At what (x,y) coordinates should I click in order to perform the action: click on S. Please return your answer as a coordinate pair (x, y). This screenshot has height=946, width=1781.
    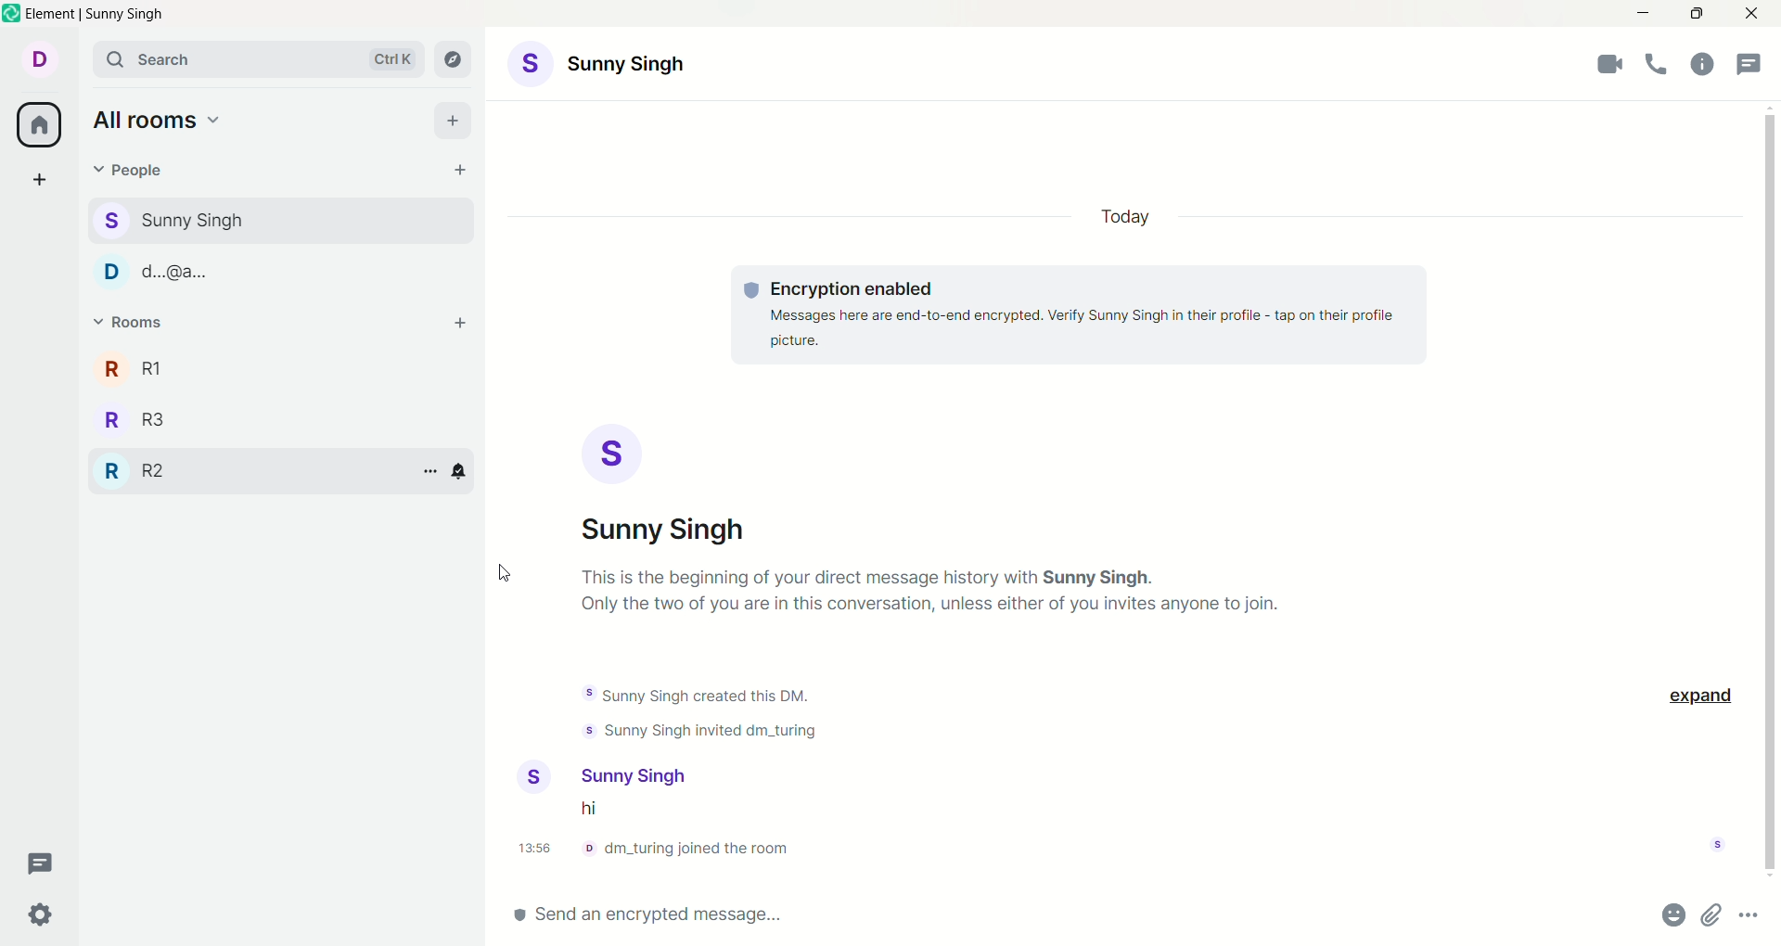
    Looking at the image, I should click on (606, 452).